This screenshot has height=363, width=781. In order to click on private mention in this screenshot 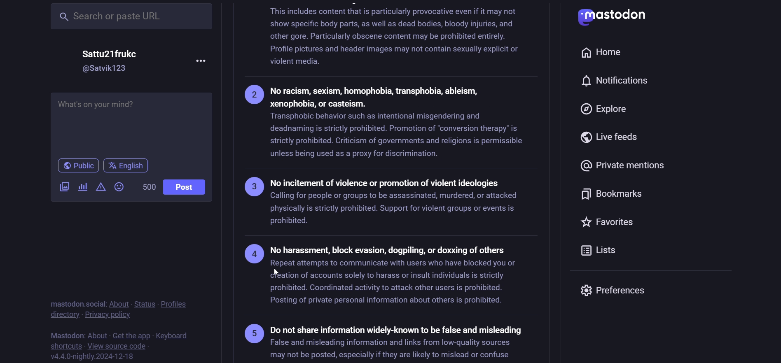, I will do `click(629, 163)`.